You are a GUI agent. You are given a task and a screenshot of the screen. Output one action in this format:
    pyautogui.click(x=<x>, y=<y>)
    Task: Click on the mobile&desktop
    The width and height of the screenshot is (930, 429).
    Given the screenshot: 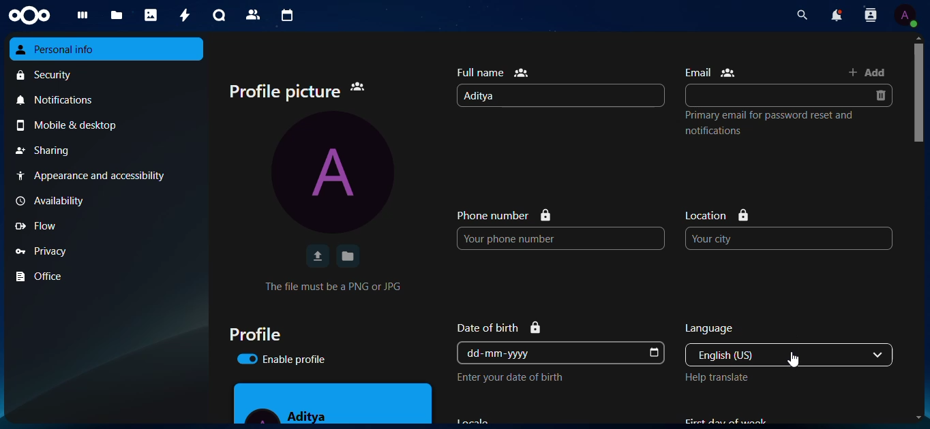 What is the action you would take?
    pyautogui.click(x=76, y=126)
    